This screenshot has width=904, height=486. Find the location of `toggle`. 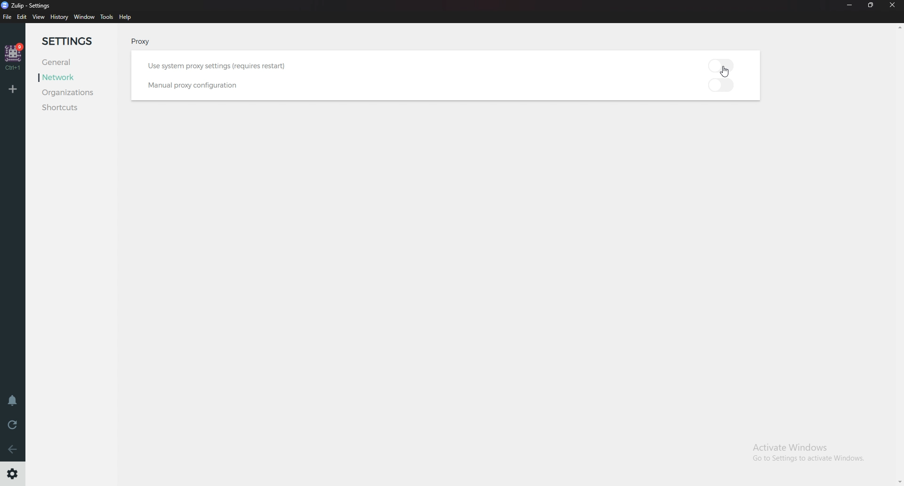

toggle is located at coordinates (724, 65).